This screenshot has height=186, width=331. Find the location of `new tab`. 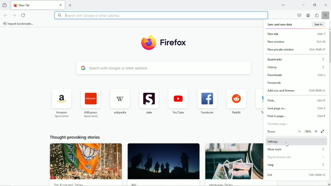

new tab is located at coordinates (297, 34).